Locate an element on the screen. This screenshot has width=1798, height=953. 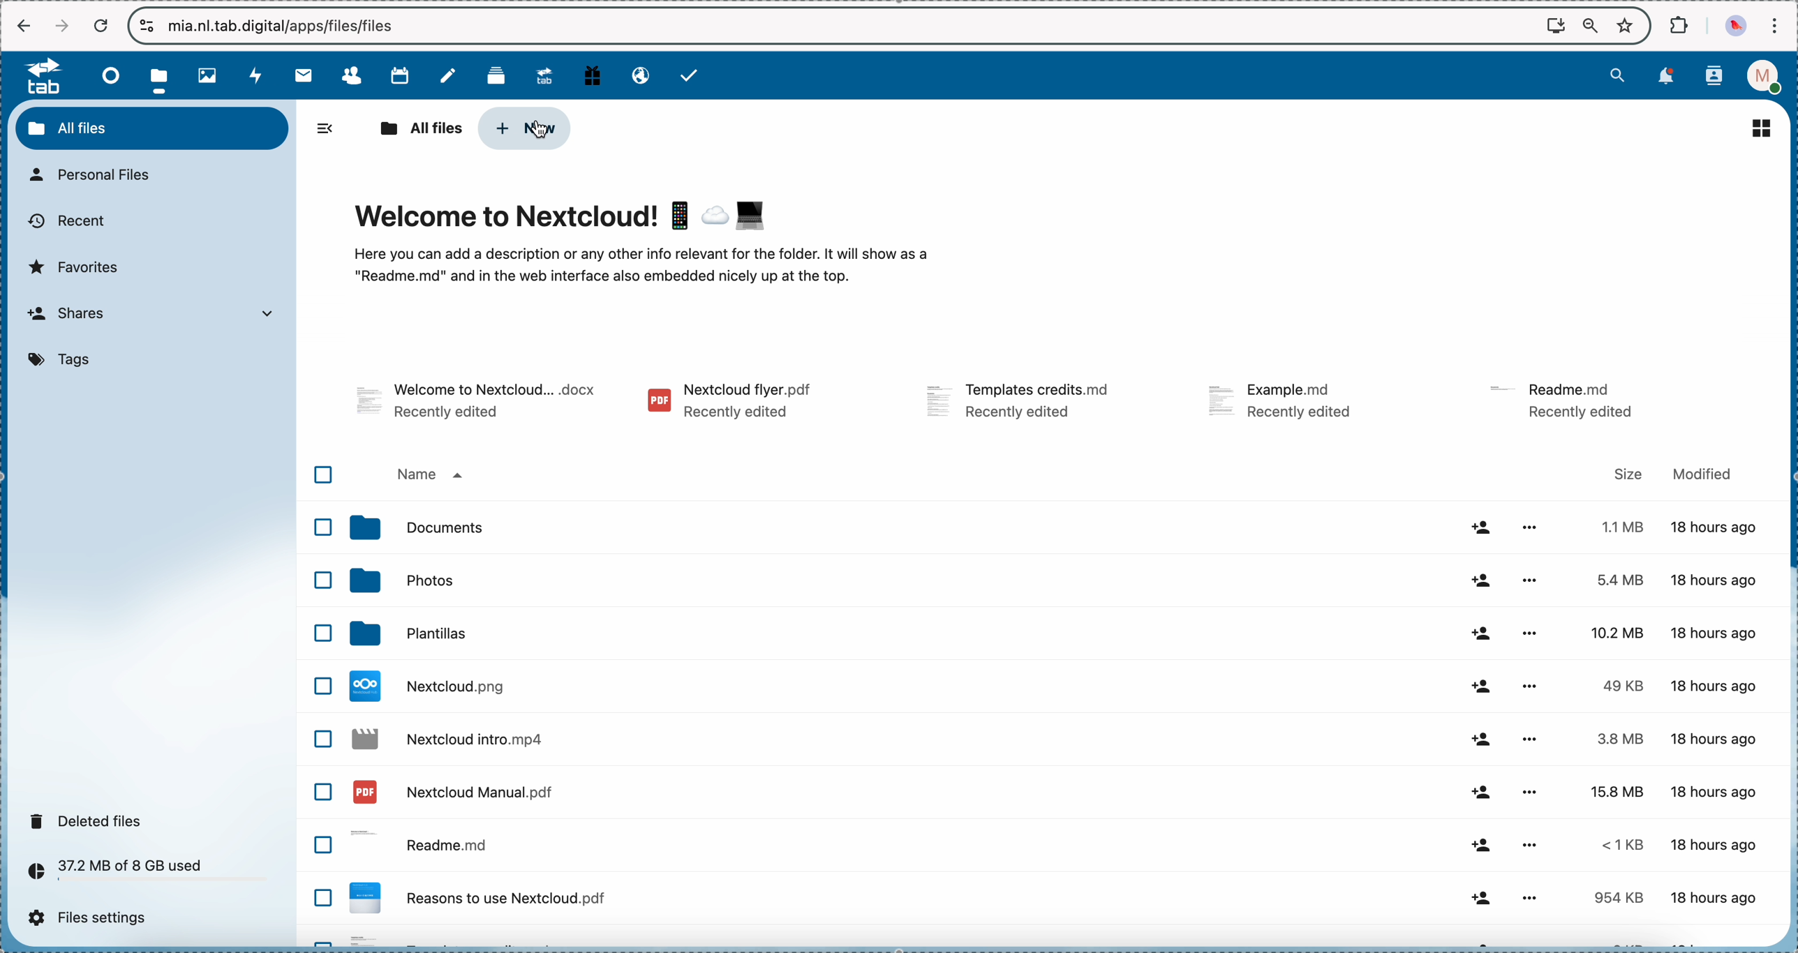
click on new is located at coordinates (523, 128).